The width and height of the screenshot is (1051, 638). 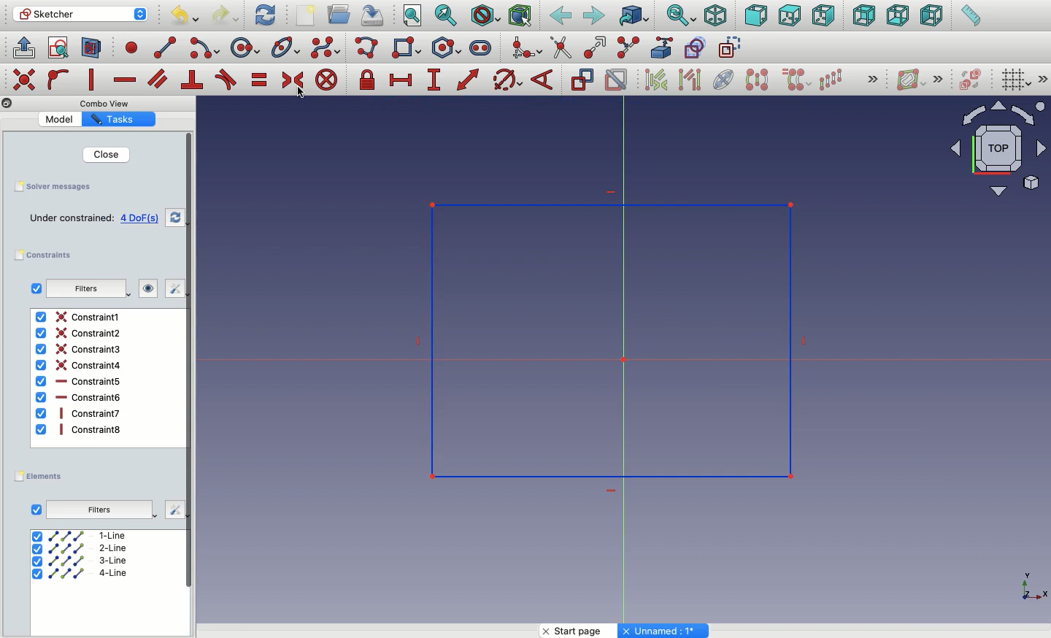 I want to click on Left, so click(x=931, y=16).